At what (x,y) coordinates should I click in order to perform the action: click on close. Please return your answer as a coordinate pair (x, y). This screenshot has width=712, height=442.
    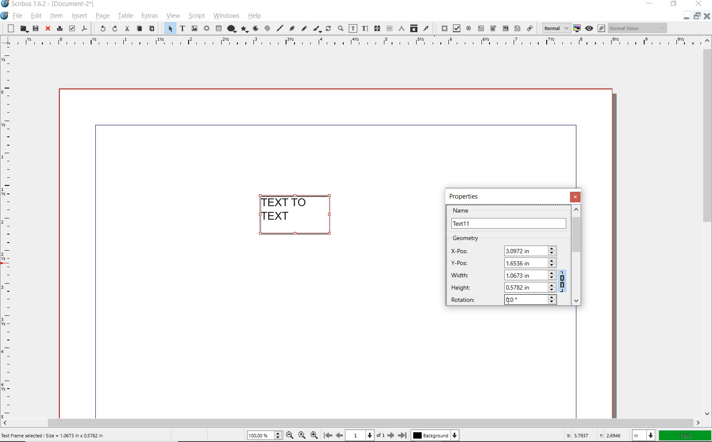
    Looking at the image, I should click on (48, 29).